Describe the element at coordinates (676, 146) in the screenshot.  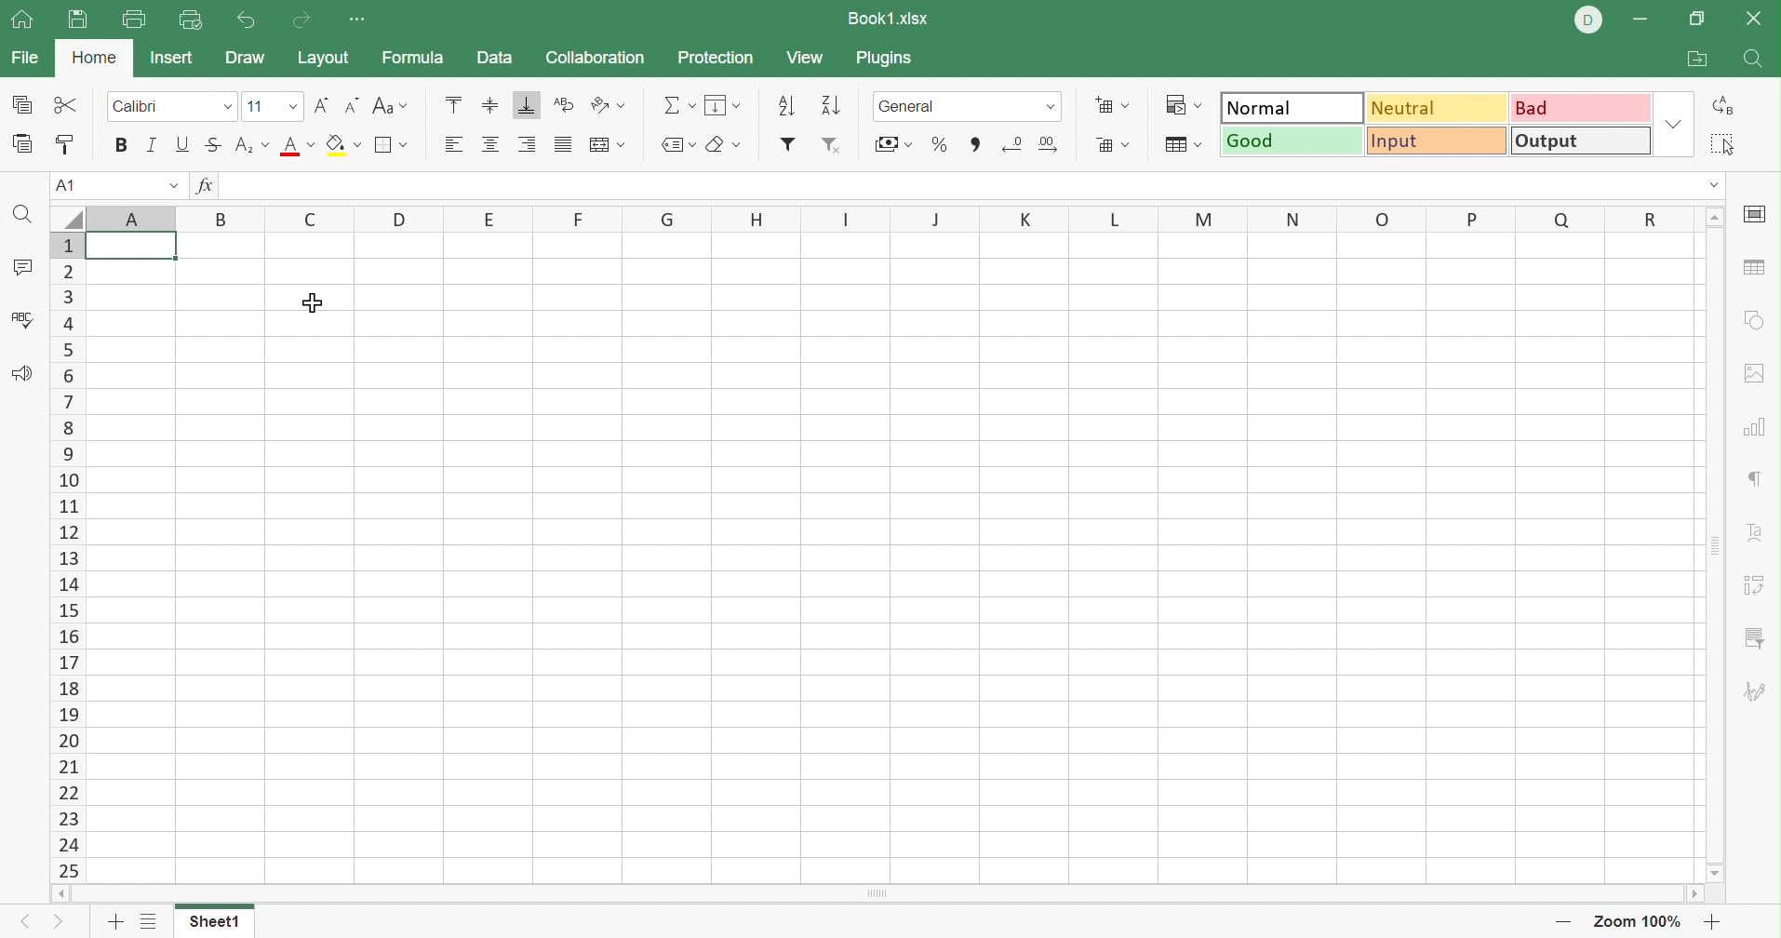
I see `Named ranges` at that location.